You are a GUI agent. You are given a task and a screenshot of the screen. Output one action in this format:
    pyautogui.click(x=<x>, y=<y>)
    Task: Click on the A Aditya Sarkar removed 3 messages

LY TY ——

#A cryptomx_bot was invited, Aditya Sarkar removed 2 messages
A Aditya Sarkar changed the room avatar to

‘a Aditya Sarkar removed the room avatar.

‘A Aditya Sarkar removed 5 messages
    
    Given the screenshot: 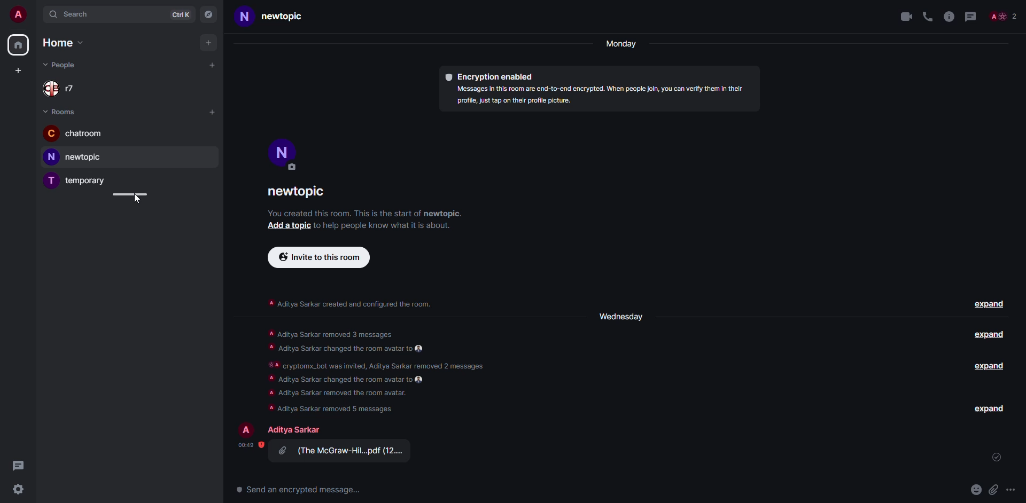 What is the action you would take?
    pyautogui.click(x=377, y=368)
    